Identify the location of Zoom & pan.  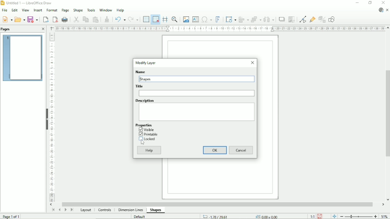
(174, 19).